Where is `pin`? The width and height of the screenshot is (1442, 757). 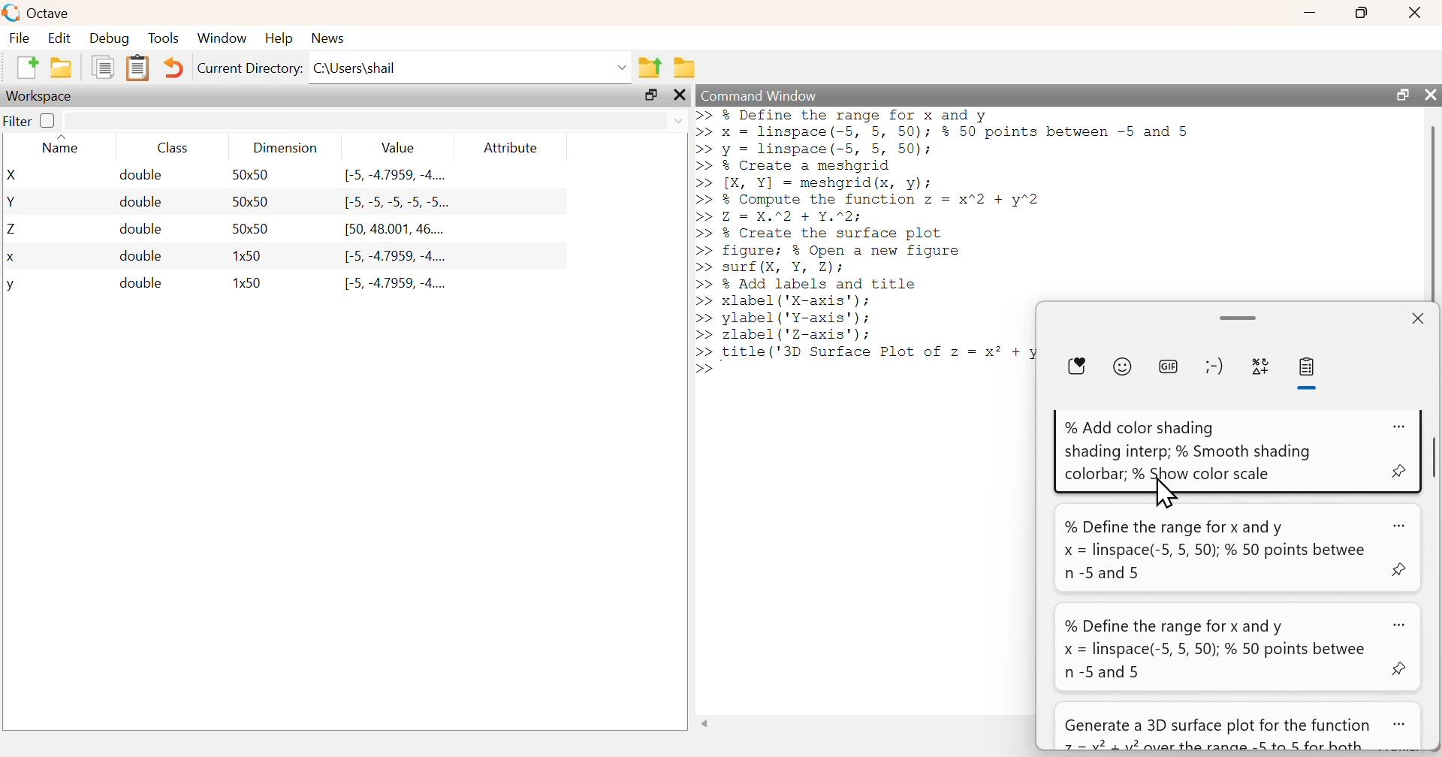 pin is located at coordinates (1401, 668).